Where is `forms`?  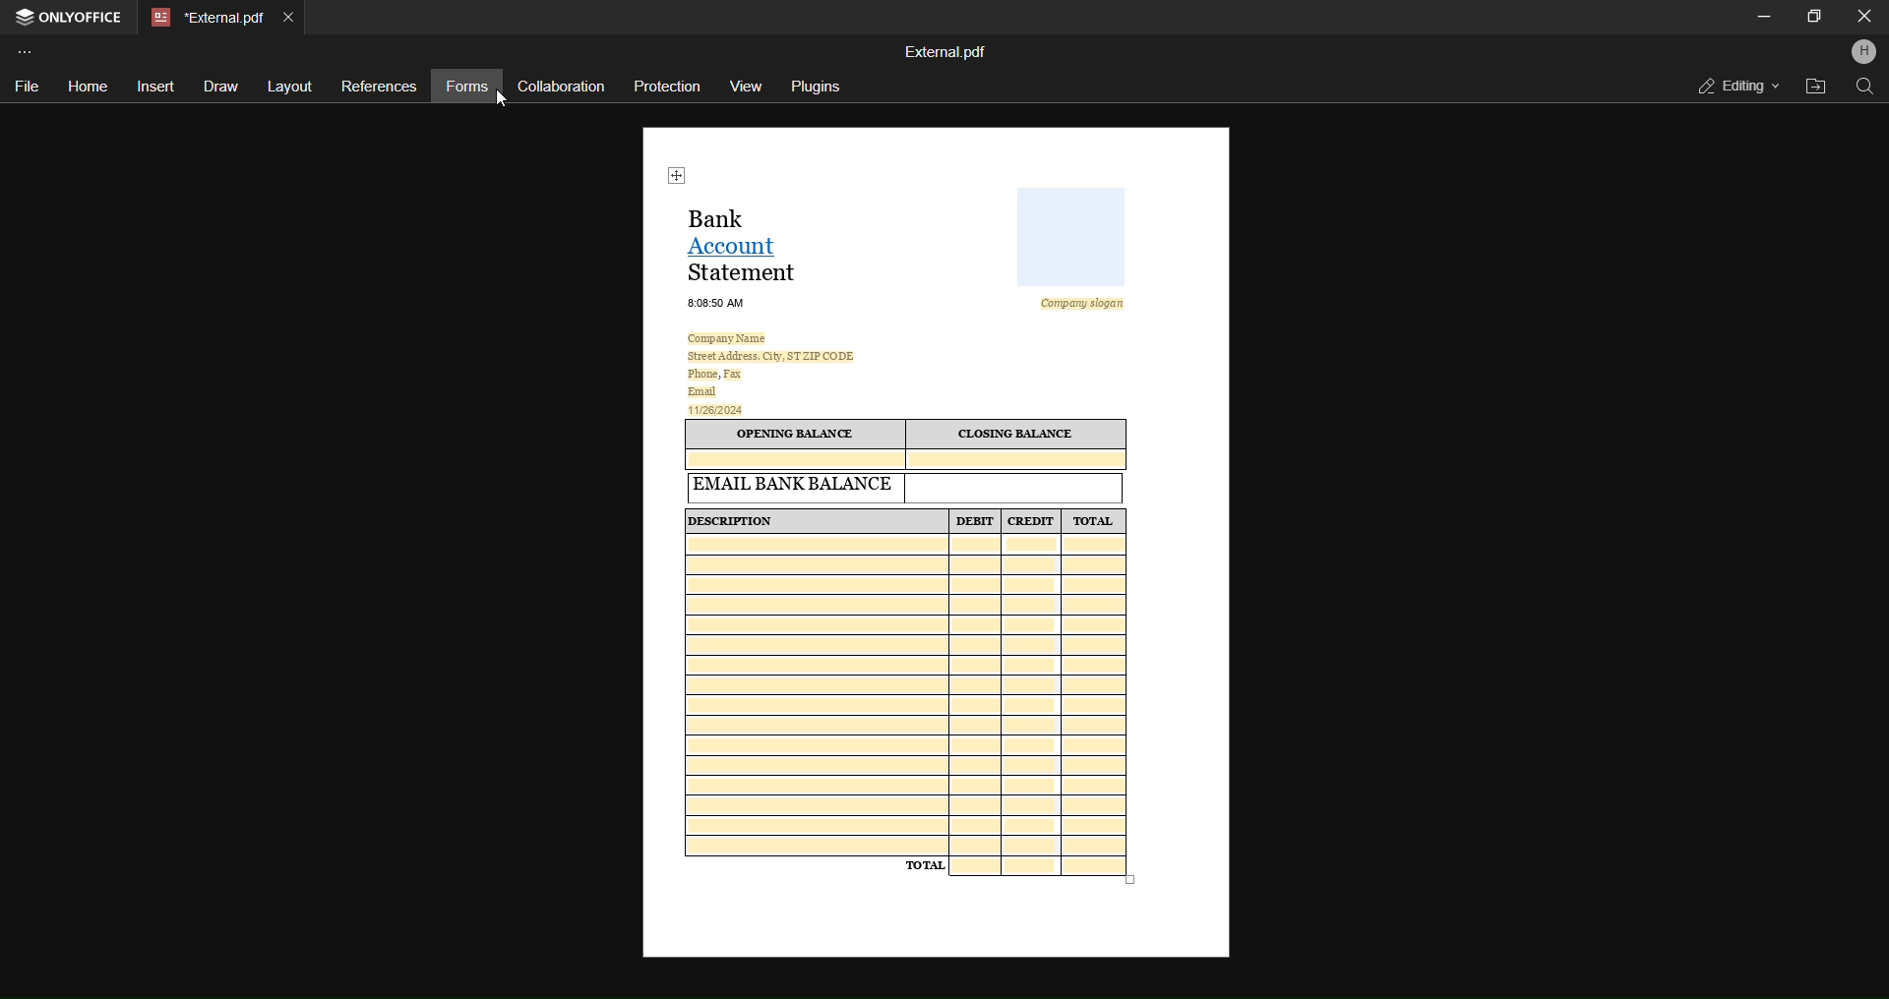 forms is located at coordinates (463, 87).